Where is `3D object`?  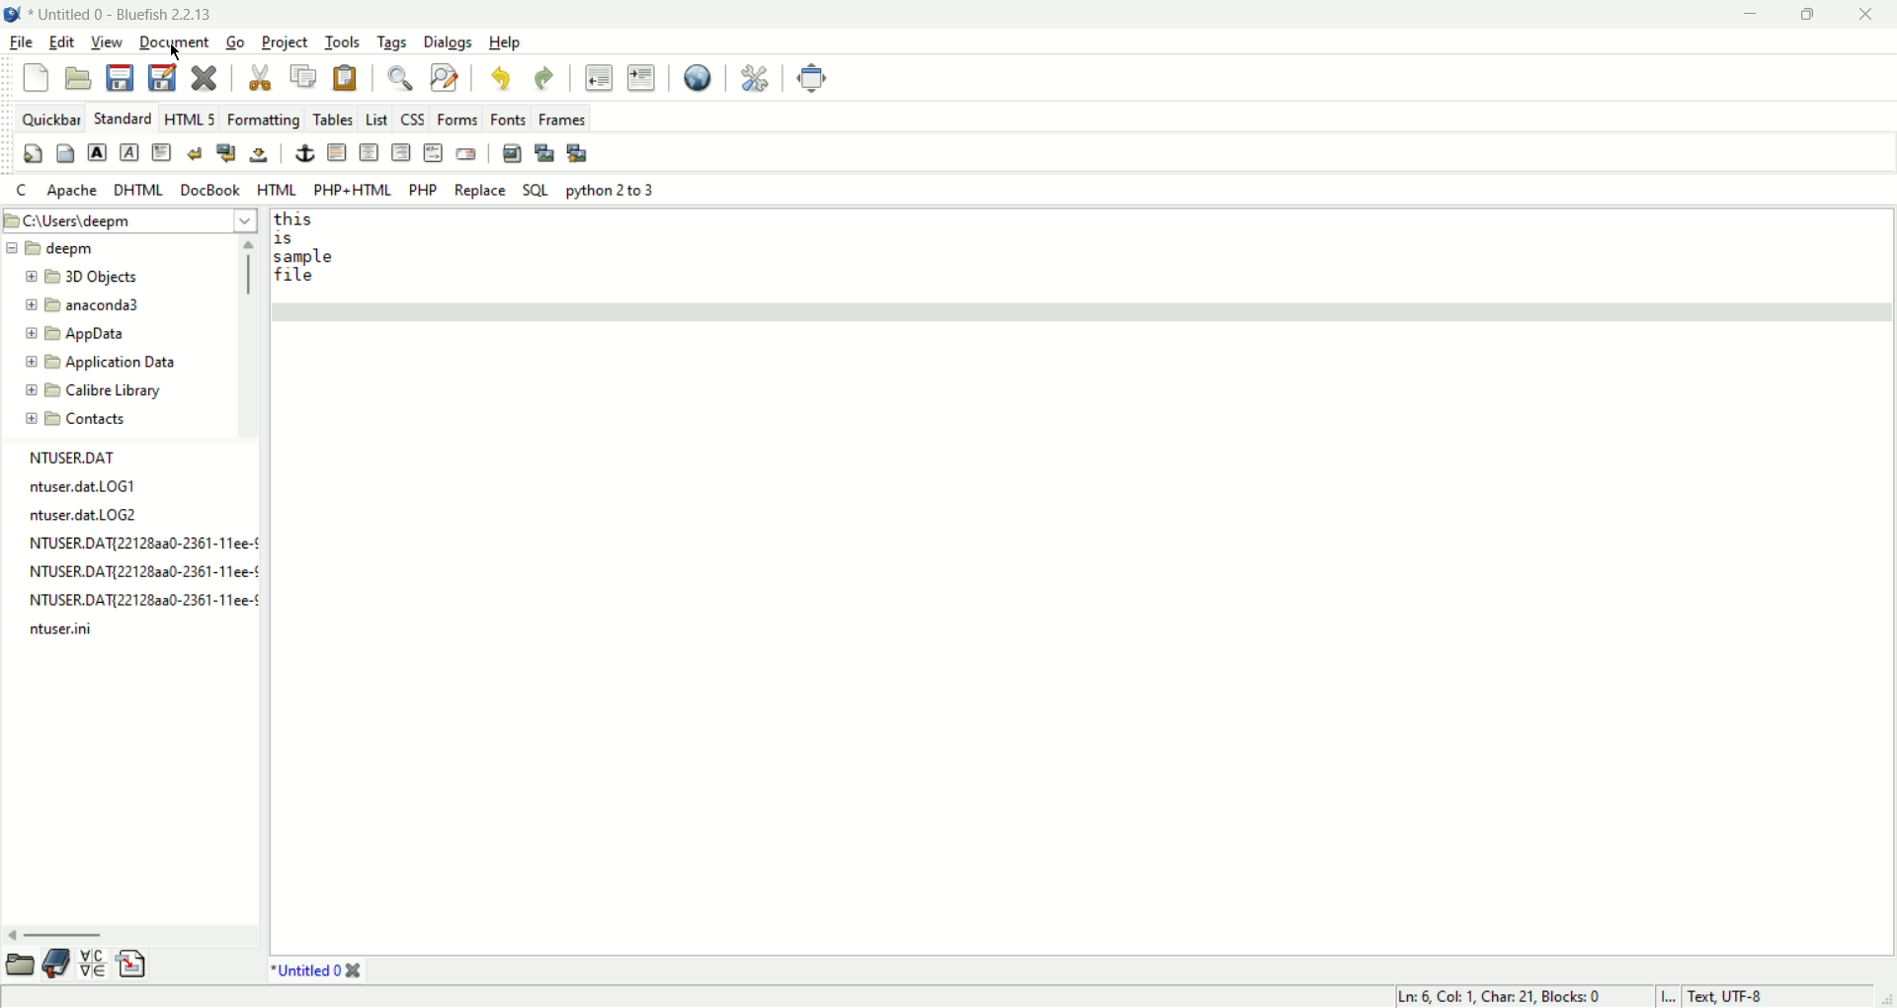 3D object is located at coordinates (86, 277).